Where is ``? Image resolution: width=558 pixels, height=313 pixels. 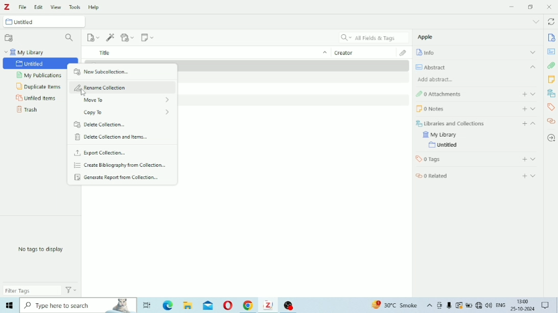
 is located at coordinates (449, 305).